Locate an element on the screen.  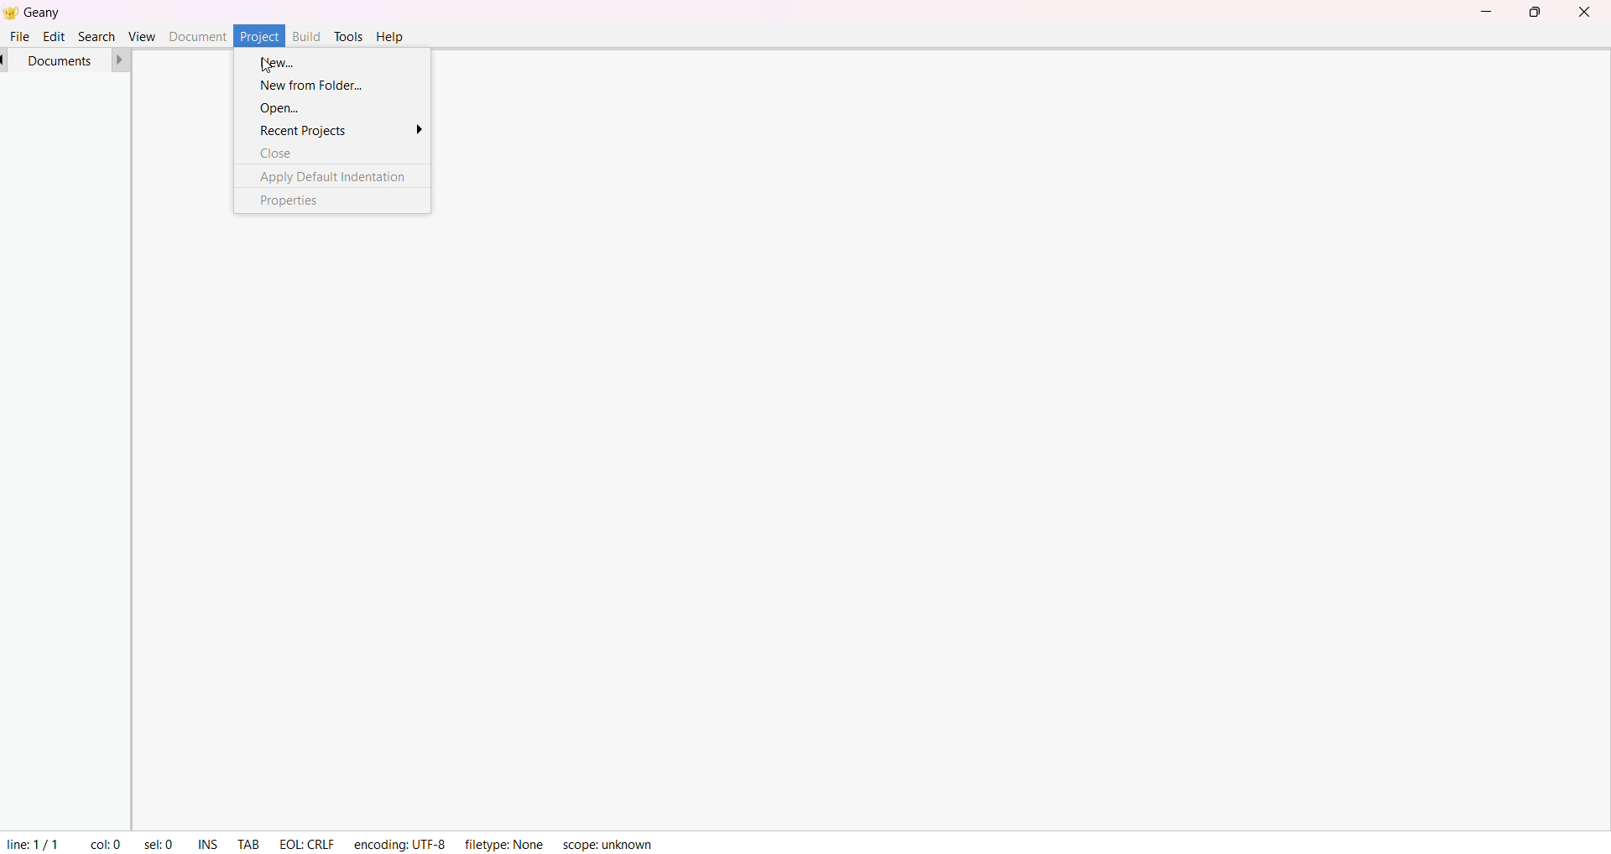
build is located at coordinates (306, 34).